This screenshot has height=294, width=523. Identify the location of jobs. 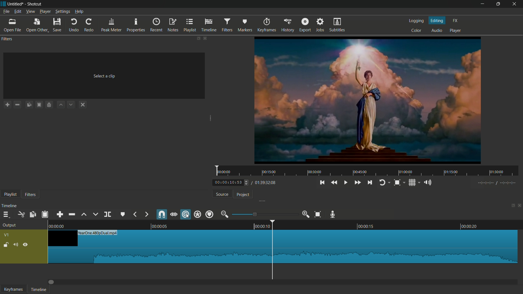
(320, 24).